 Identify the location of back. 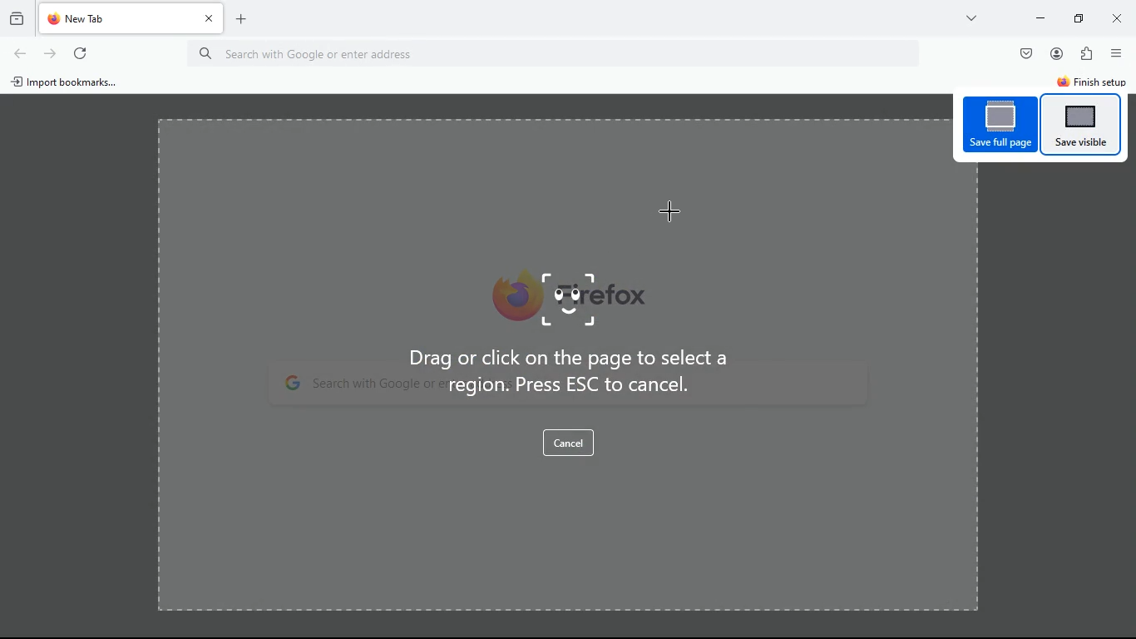
(21, 55).